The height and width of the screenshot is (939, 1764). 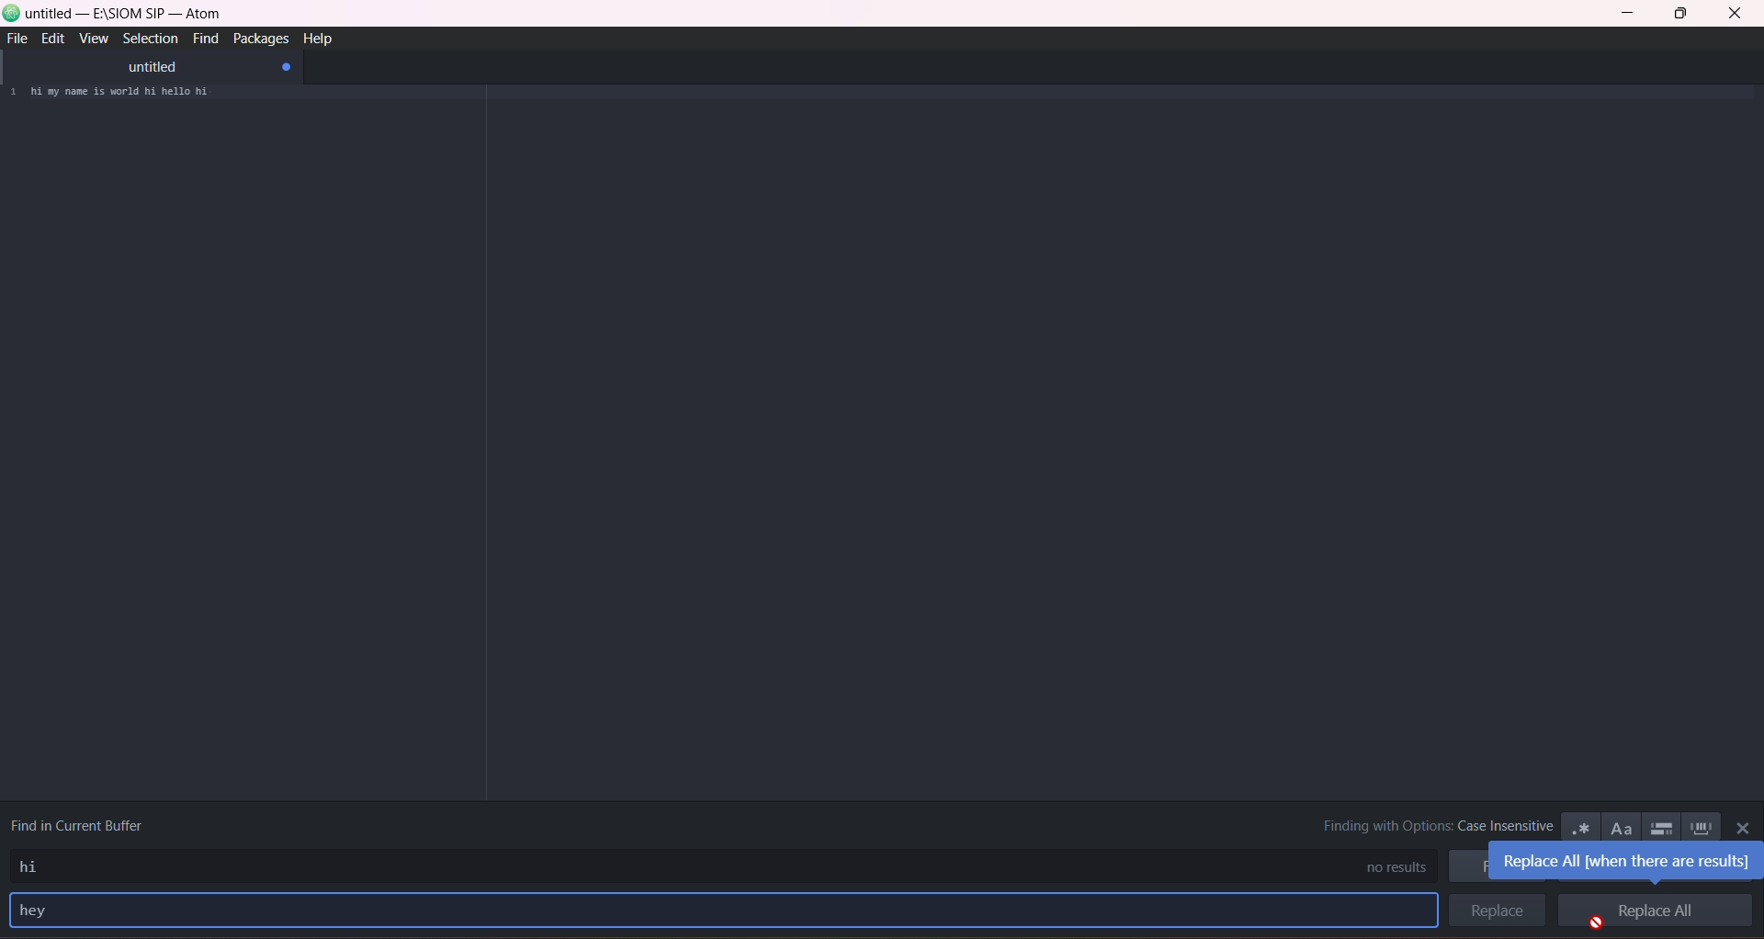 What do you see at coordinates (19, 39) in the screenshot?
I see `file` at bounding box center [19, 39].